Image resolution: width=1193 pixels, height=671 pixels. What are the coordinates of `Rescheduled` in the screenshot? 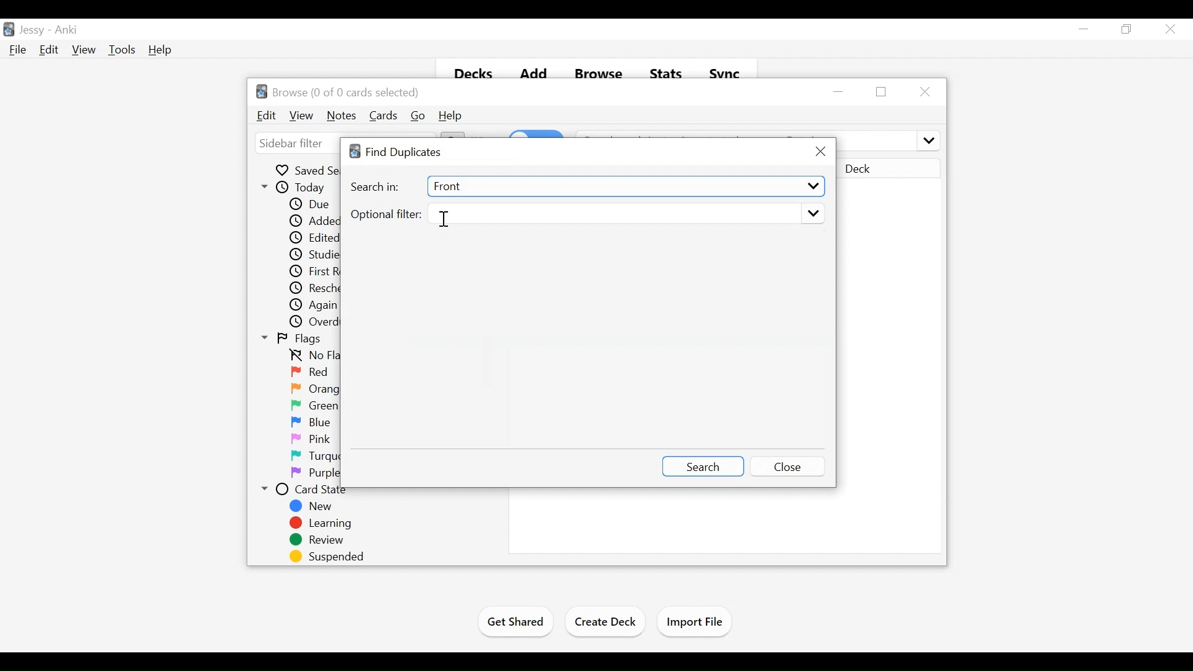 It's located at (315, 288).